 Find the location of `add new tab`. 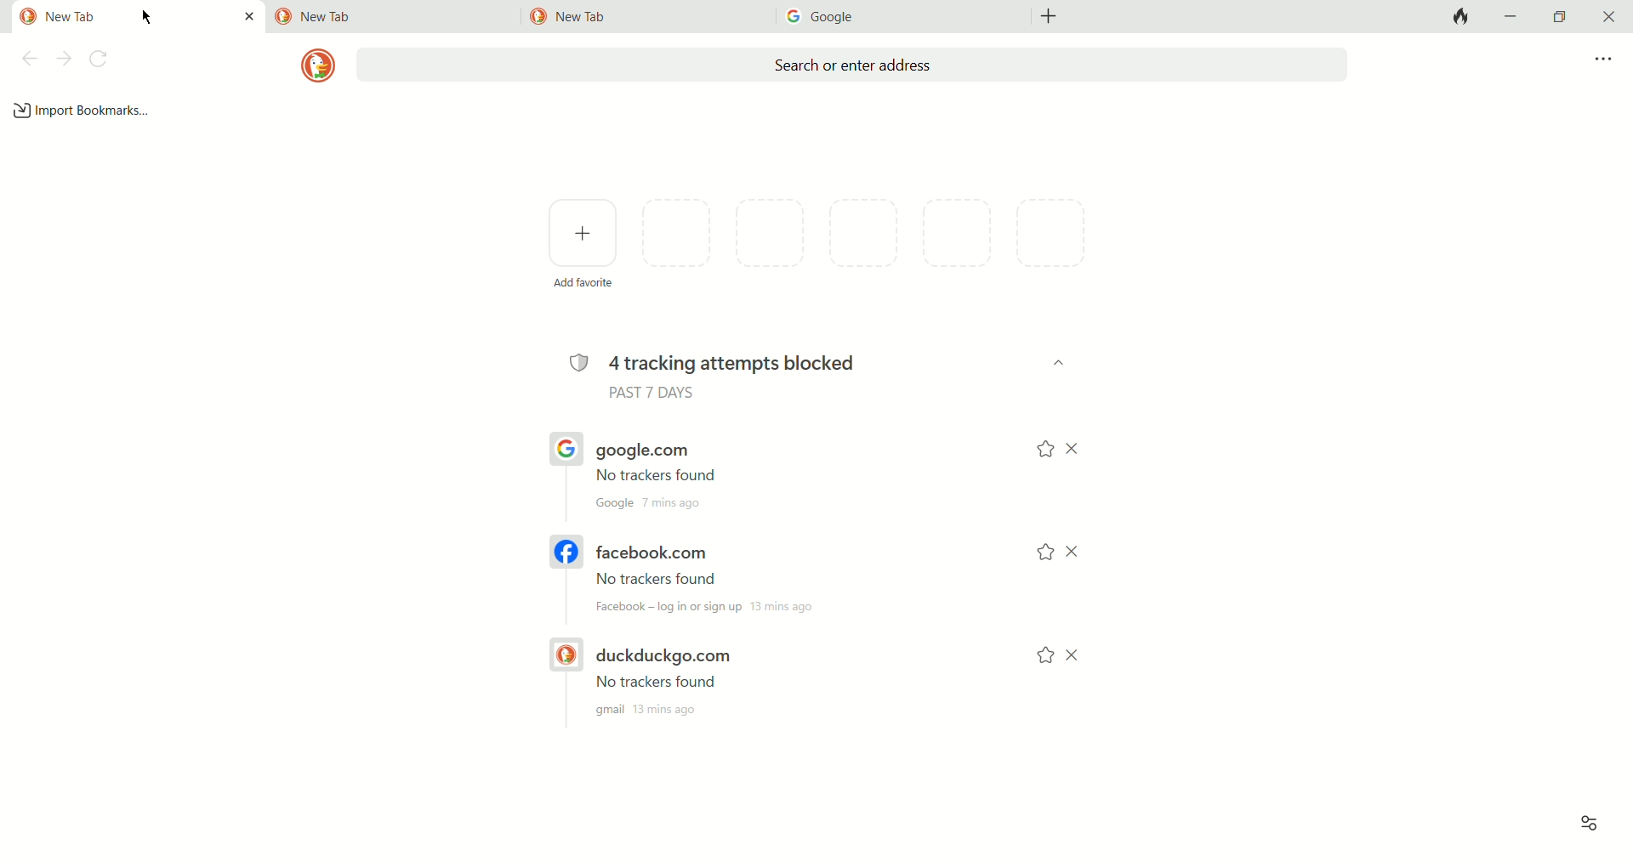

add new tab is located at coordinates (1049, 17).